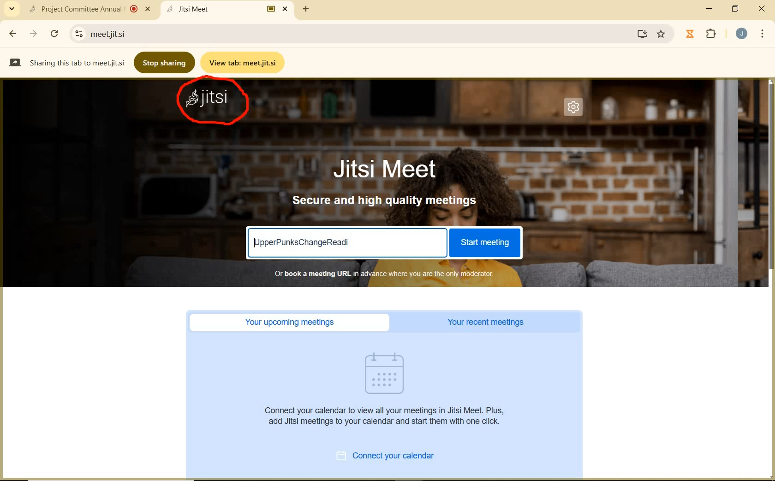 This screenshot has width=775, height=481. I want to click on Or book a meeting URL in advance where you are the only moderator., so click(383, 273).